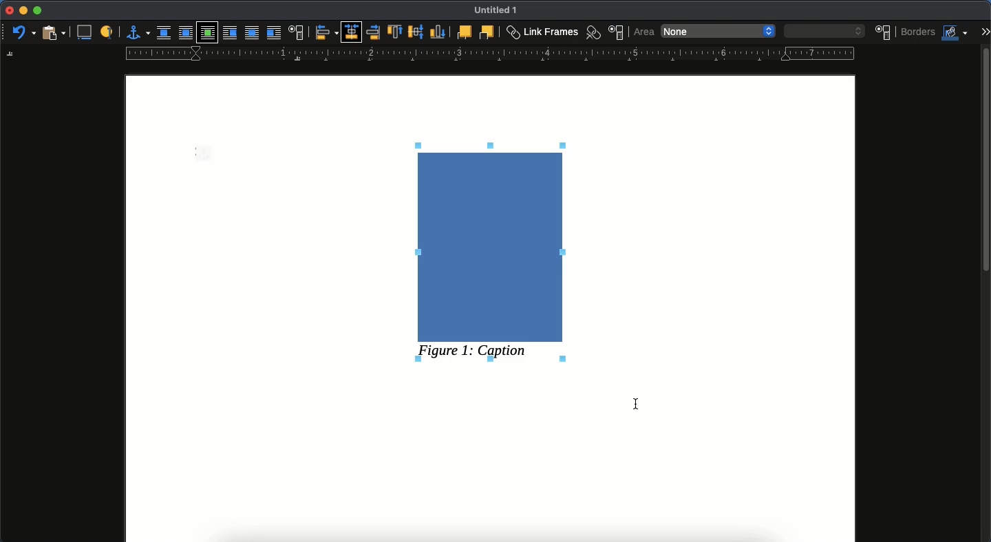 The height and width of the screenshot is (542, 991). I want to click on area, so click(645, 32).